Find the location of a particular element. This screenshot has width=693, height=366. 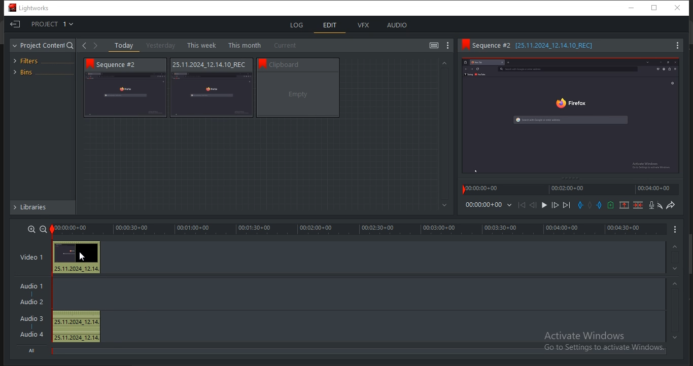

filters is located at coordinates (30, 60).